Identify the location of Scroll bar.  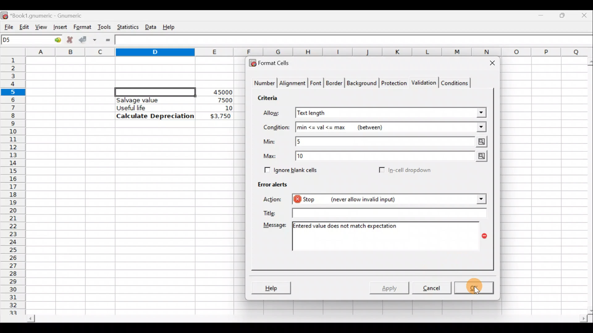
(306, 319).